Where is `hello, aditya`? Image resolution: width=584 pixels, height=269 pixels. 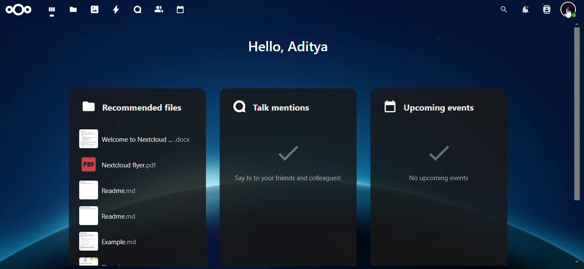 hello, aditya is located at coordinates (296, 46).